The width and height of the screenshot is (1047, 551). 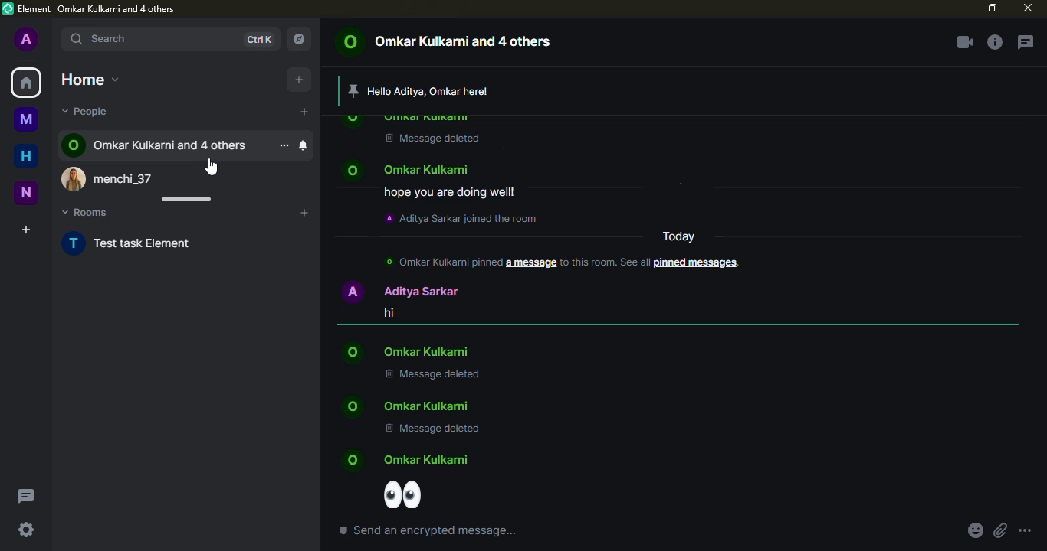 I want to click on 1 unread message, so click(x=282, y=111).